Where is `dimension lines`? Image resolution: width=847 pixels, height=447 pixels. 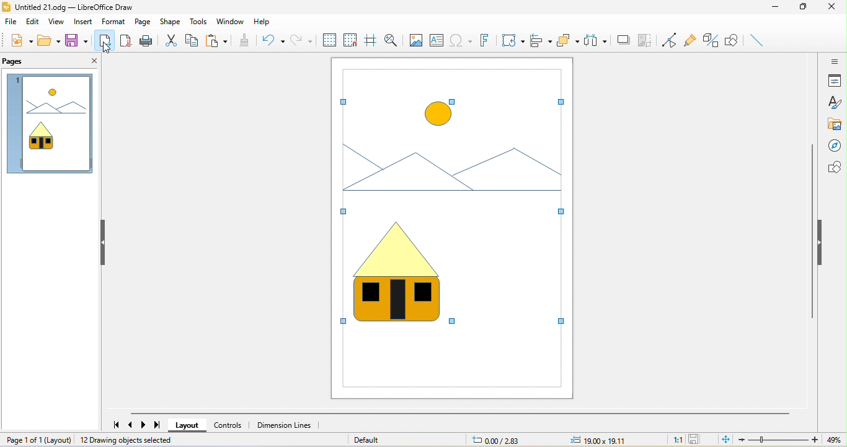 dimension lines is located at coordinates (285, 425).